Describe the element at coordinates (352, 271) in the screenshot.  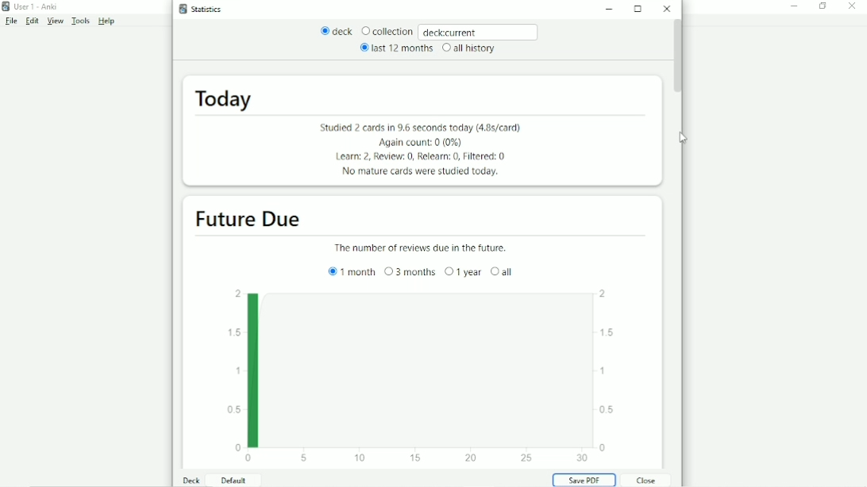
I see `1 month` at that location.